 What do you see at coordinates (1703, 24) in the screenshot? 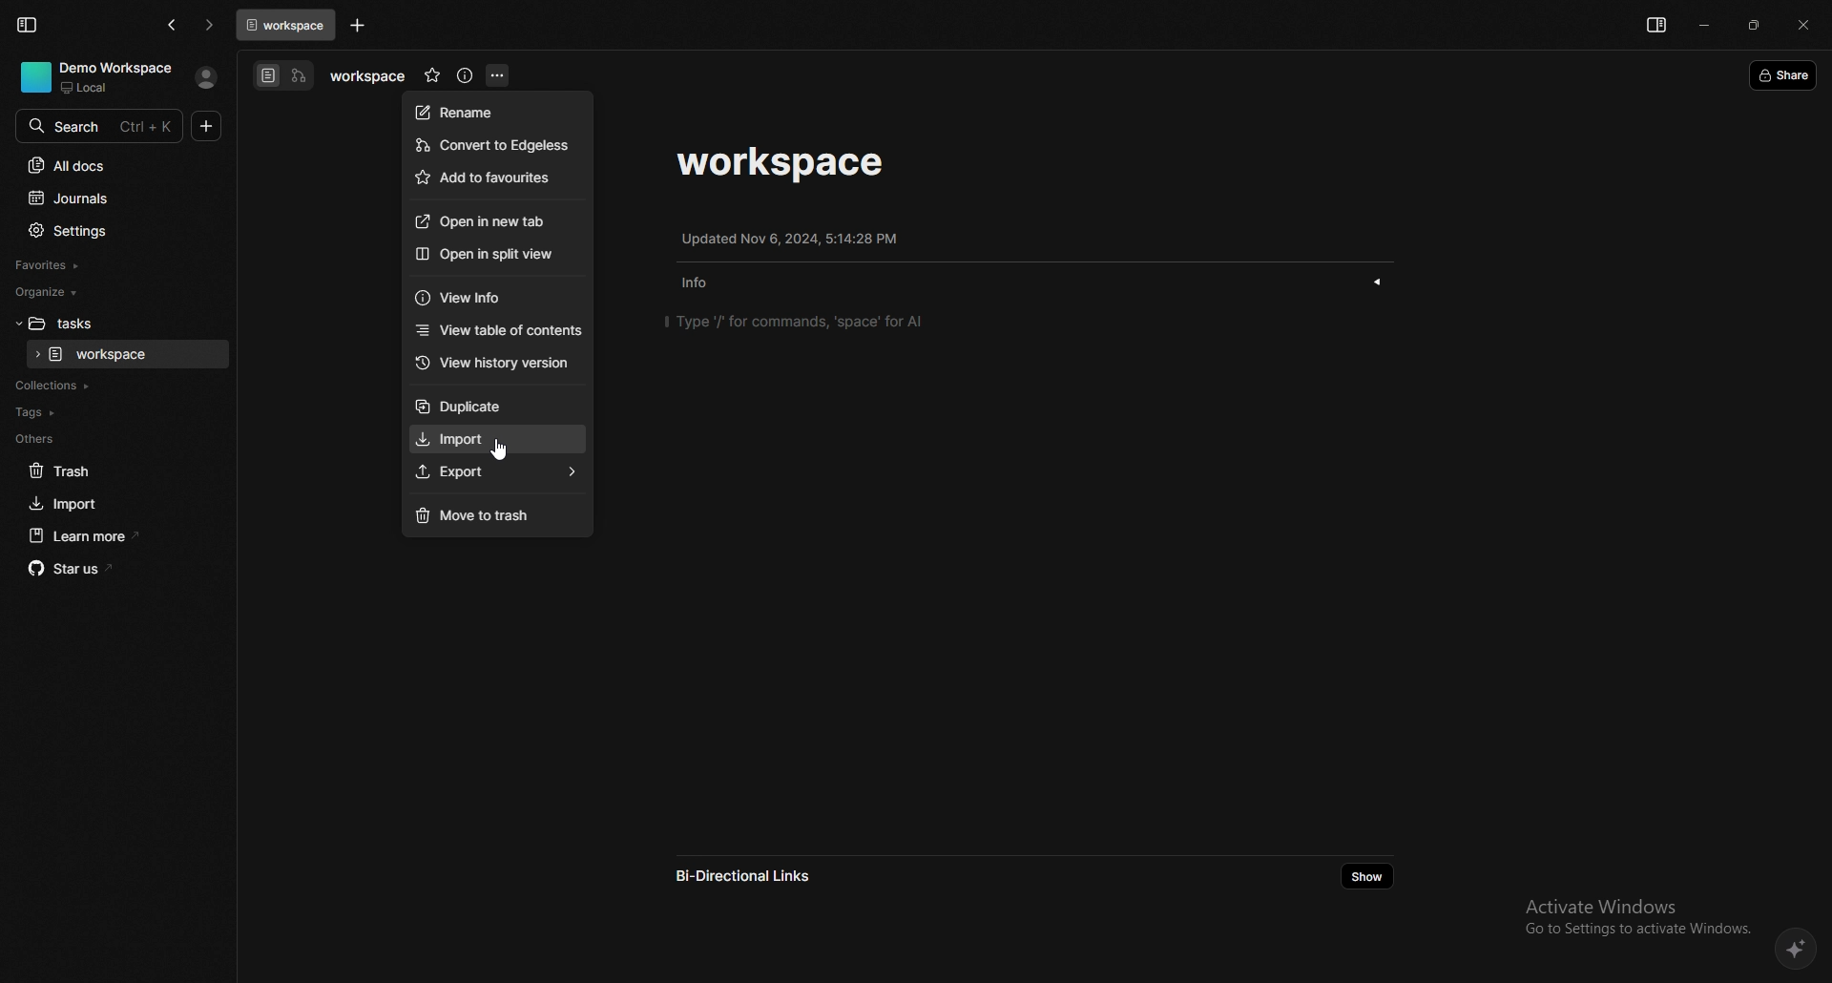
I see `minimize` at bounding box center [1703, 24].